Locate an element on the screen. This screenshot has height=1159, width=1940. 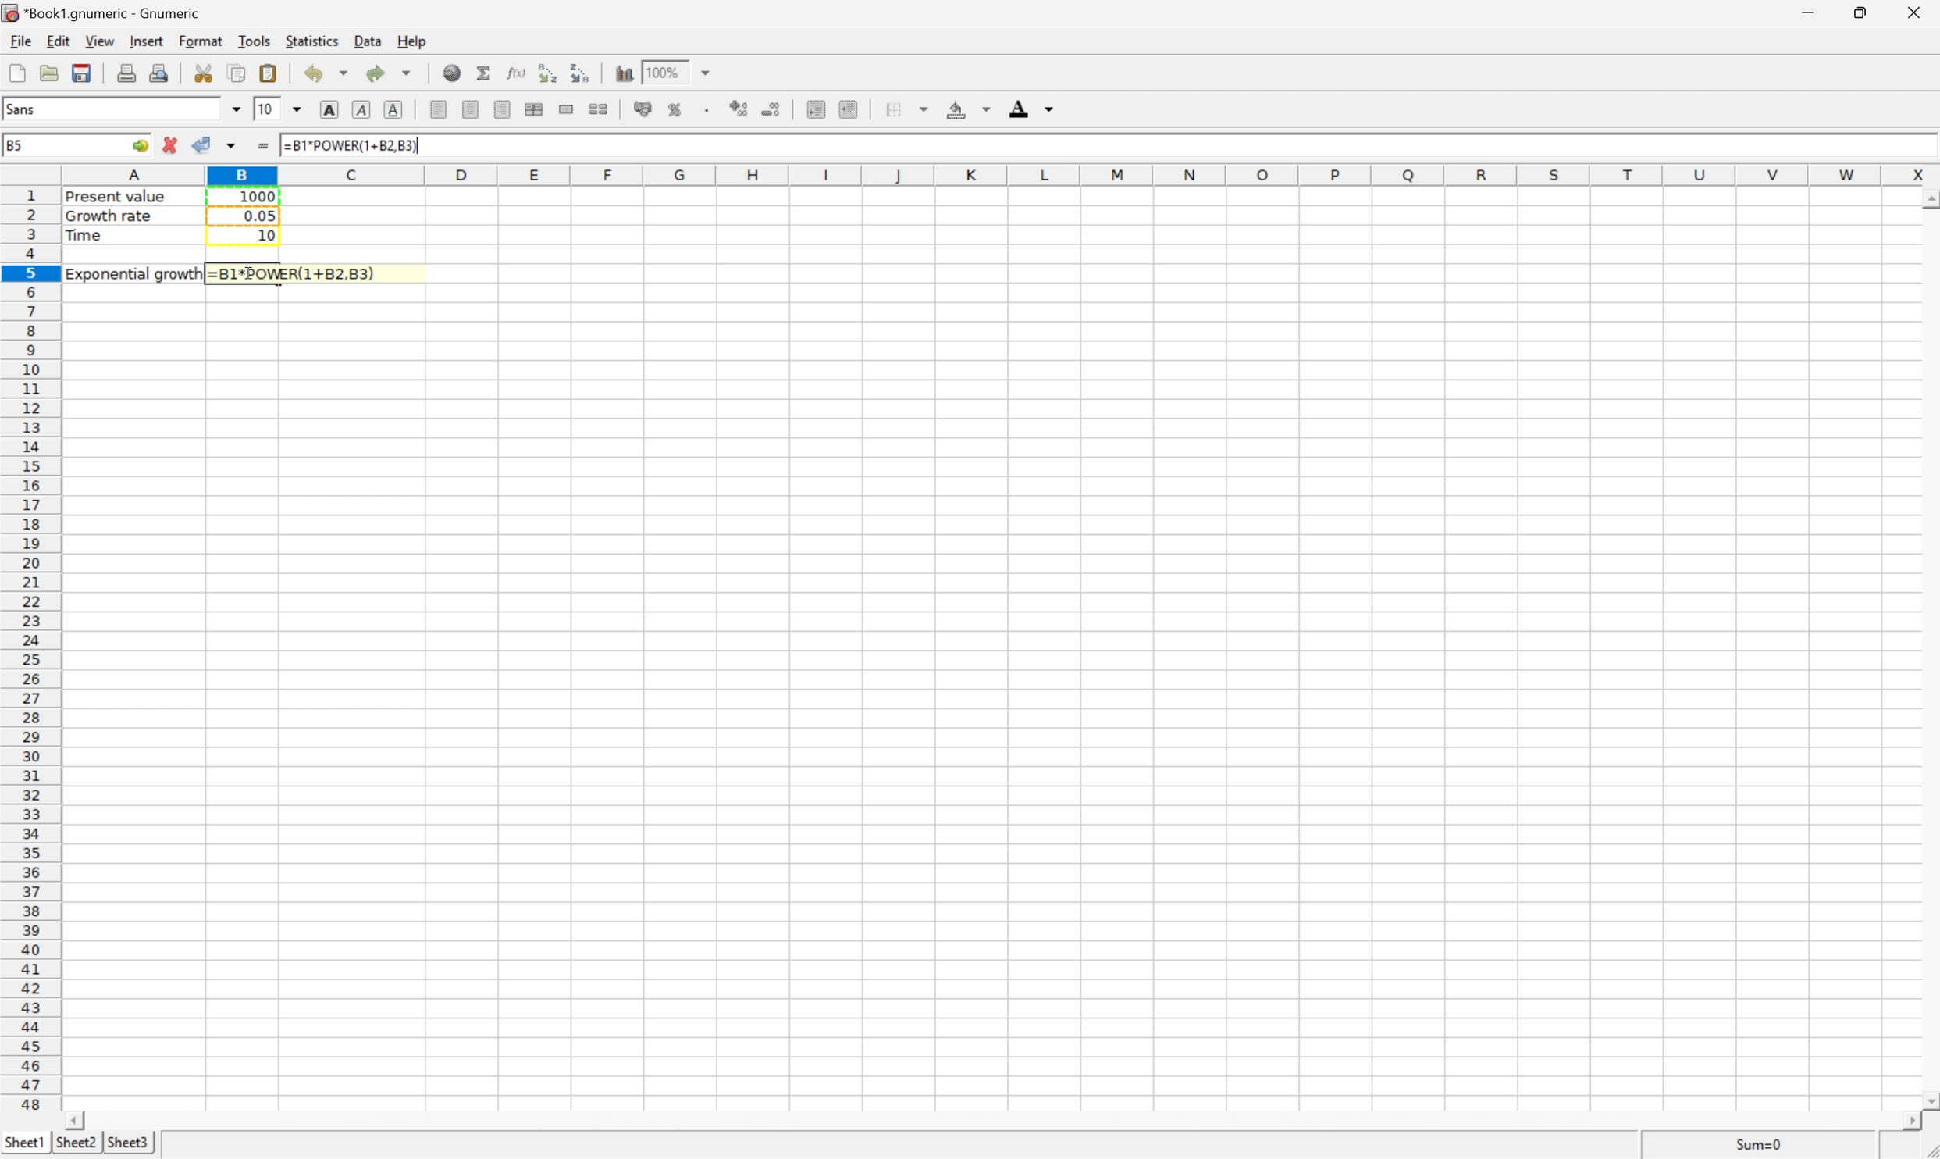
Print preview is located at coordinates (162, 73).